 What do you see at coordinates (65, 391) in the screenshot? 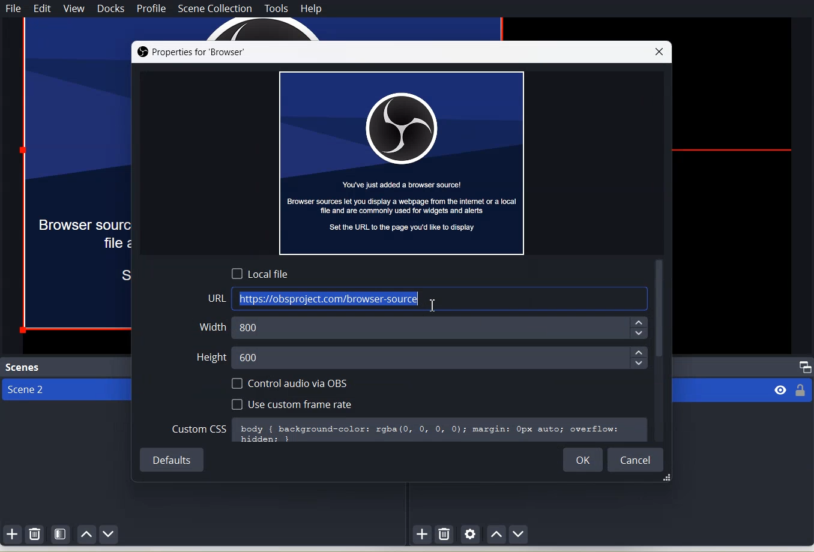
I see `Scene 2` at bounding box center [65, 391].